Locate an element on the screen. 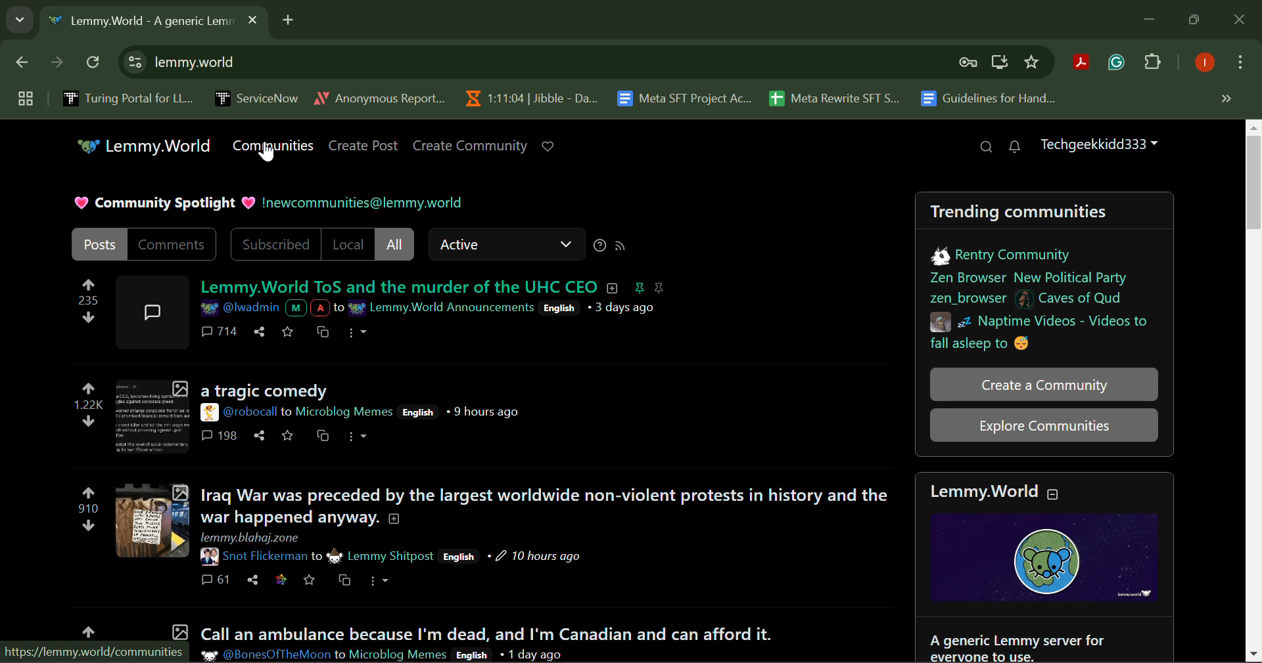  @robocall is located at coordinates (239, 414).